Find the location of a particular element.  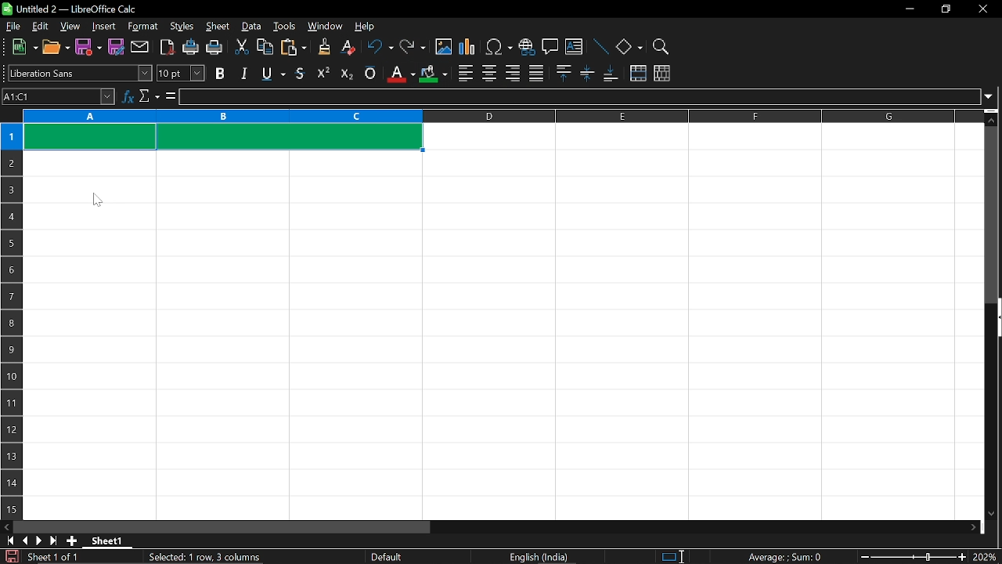

view is located at coordinates (69, 27).